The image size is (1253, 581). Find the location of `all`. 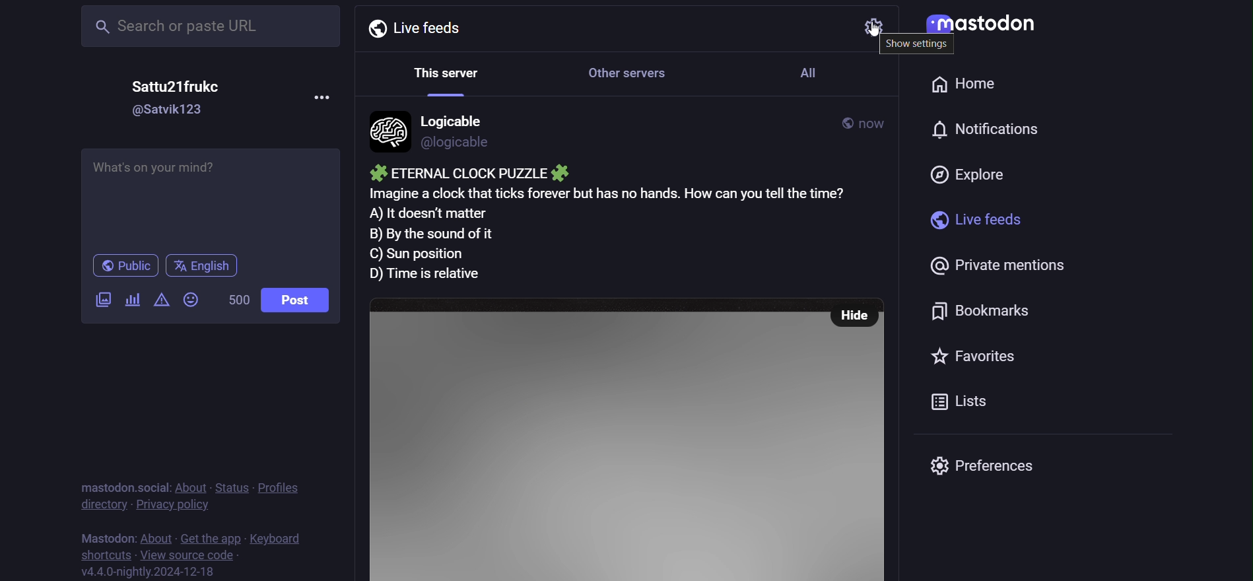

all is located at coordinates (812, 72).